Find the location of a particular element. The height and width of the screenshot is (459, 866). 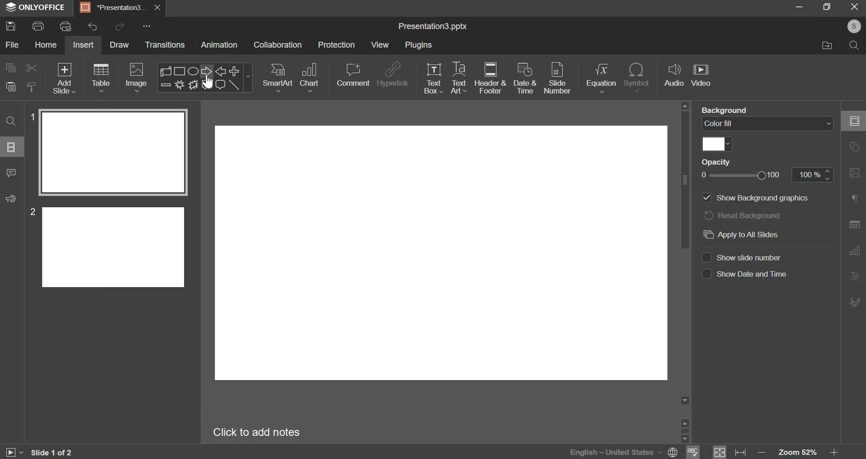

cut is located at coordinates (32, 68).